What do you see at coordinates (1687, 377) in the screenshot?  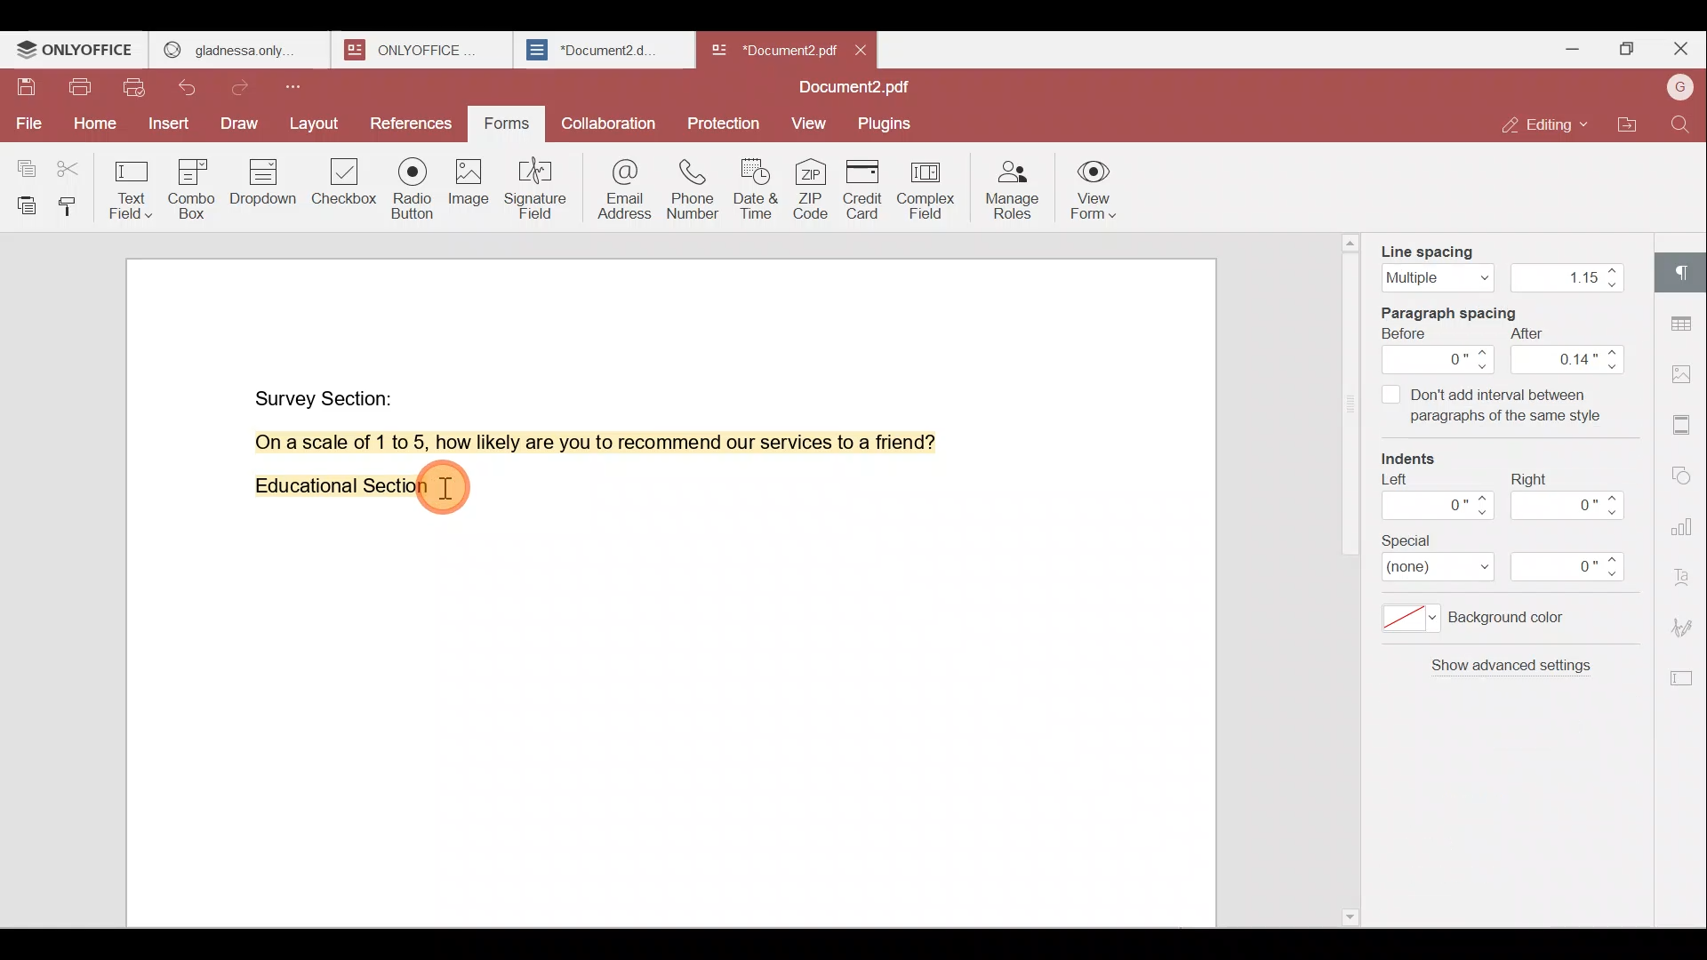 I see `Image settings` at bounding box center [1687, 377].